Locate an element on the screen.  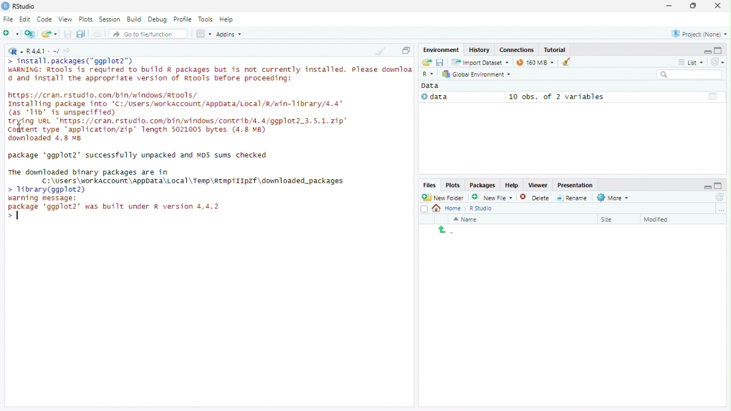
Code is located at coordinates (46, 19).